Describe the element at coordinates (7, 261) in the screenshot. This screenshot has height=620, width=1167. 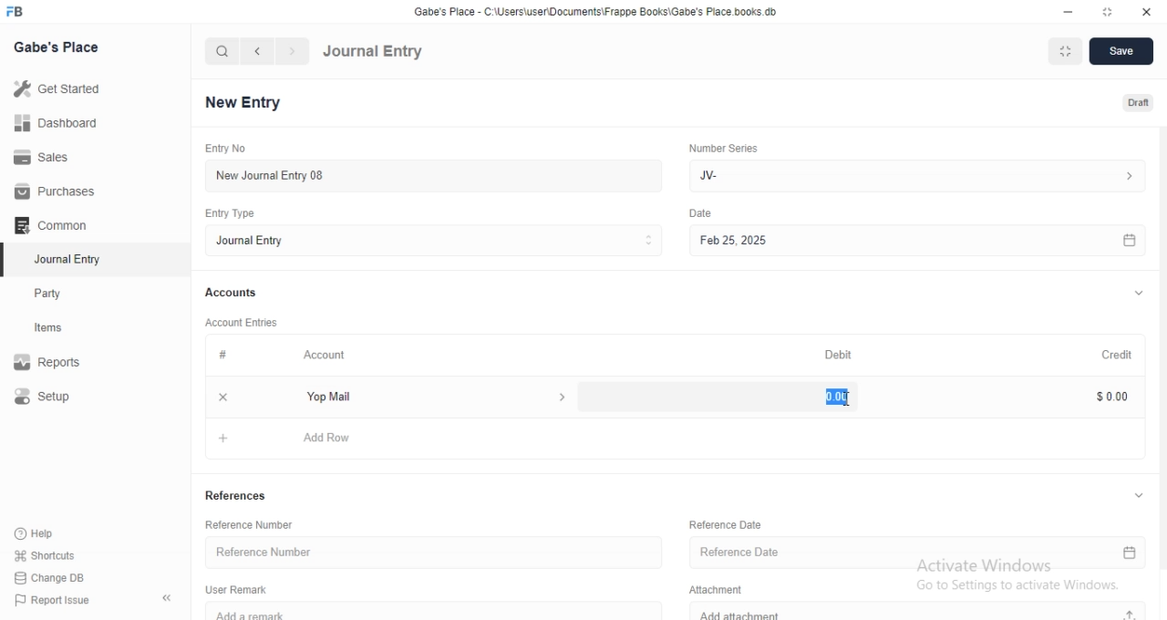
I see `selected` at that location.